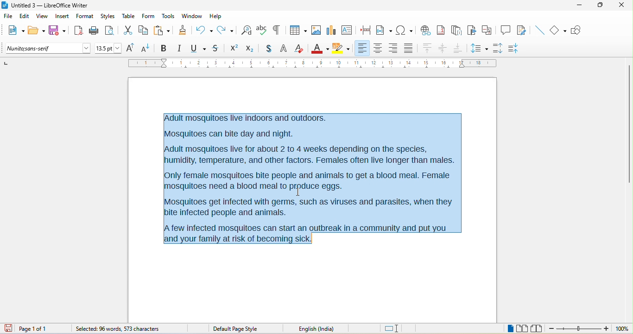  I want to click on show draw function, so click(579, 31).